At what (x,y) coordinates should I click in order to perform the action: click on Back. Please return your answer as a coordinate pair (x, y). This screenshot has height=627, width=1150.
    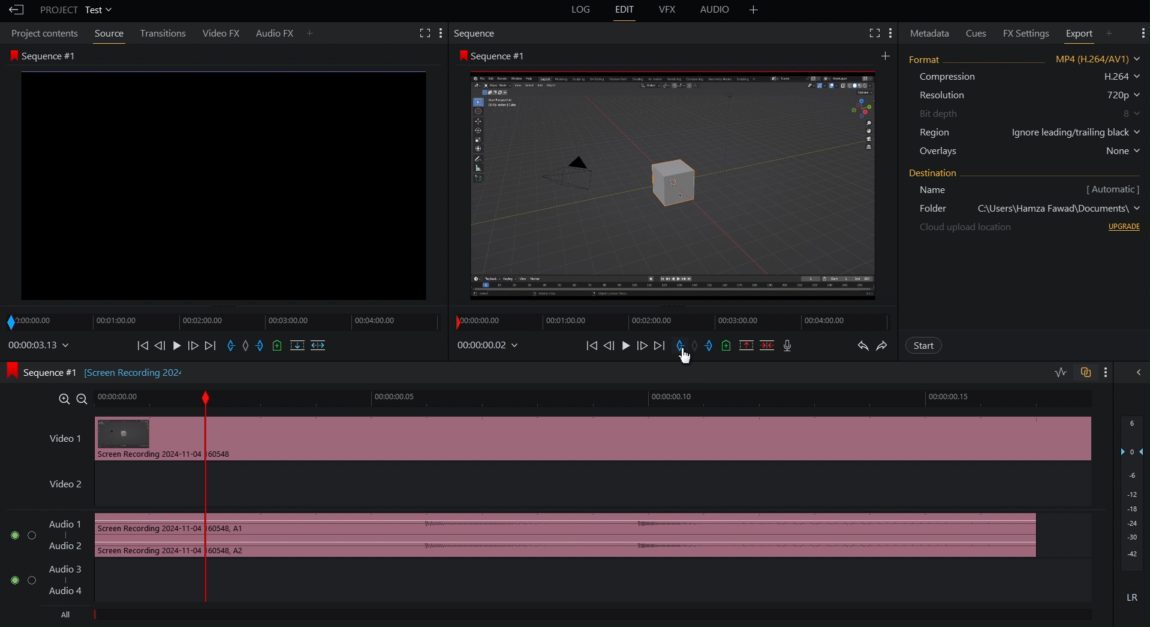
    Looking at the image, I should click on (14, 10).